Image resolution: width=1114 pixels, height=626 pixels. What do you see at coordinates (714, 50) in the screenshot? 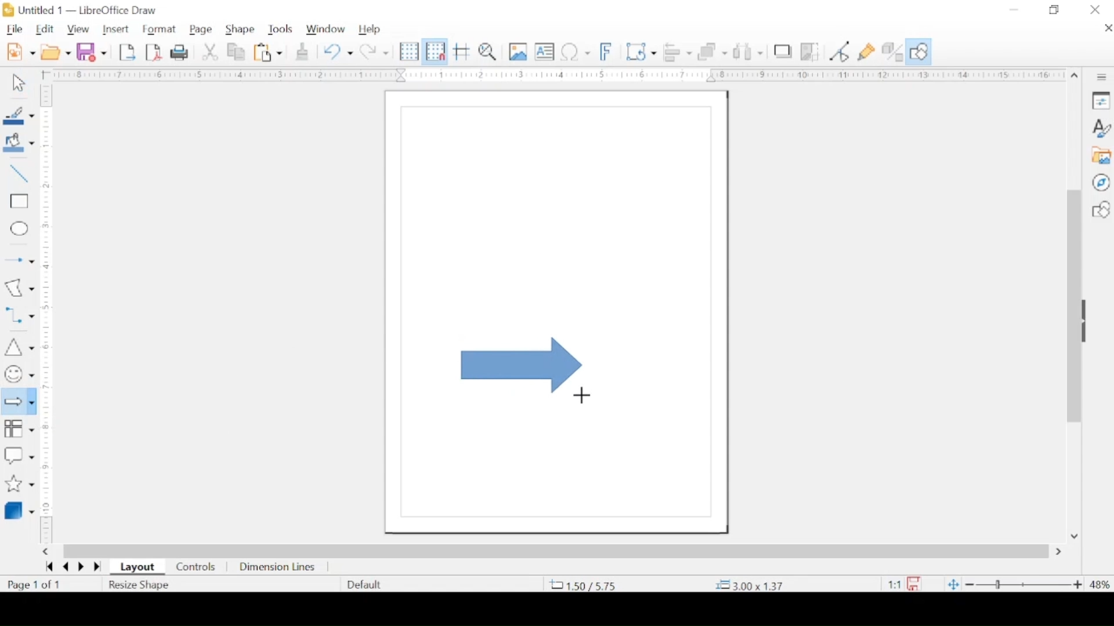
I see `arrange` at bounding box center [714, 50].